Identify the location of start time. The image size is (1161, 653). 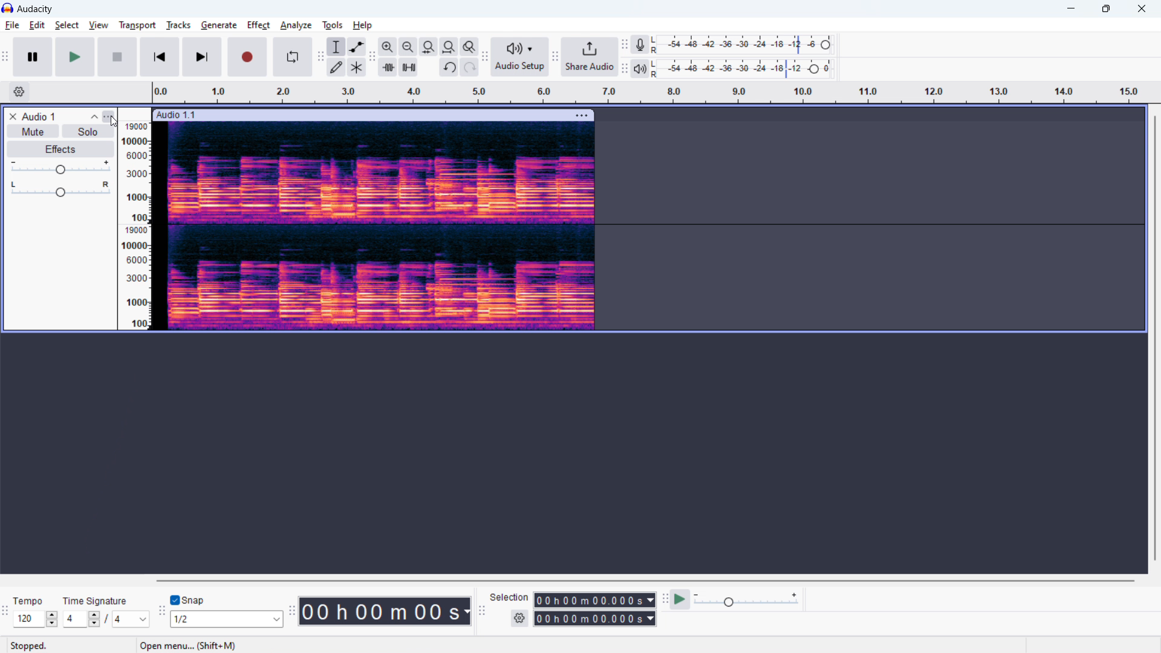
(595, 600).